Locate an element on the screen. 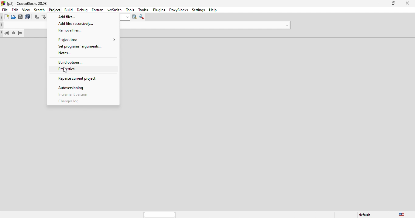 Image resolution: width=415 pixels, height=218 pixels. open is located at coordinates (14, 17).